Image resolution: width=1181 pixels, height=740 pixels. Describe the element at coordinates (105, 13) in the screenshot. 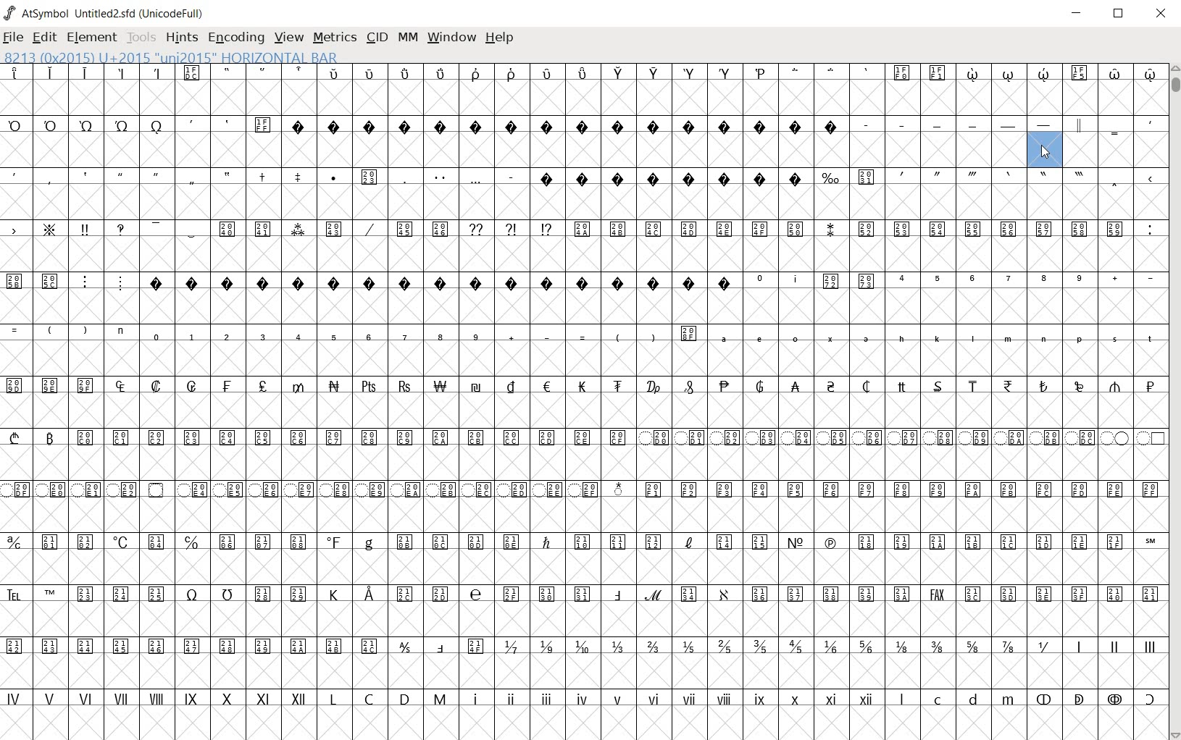

I see `AtSymbol  Untitled2.sfd (UnicodeFull)` at that location.